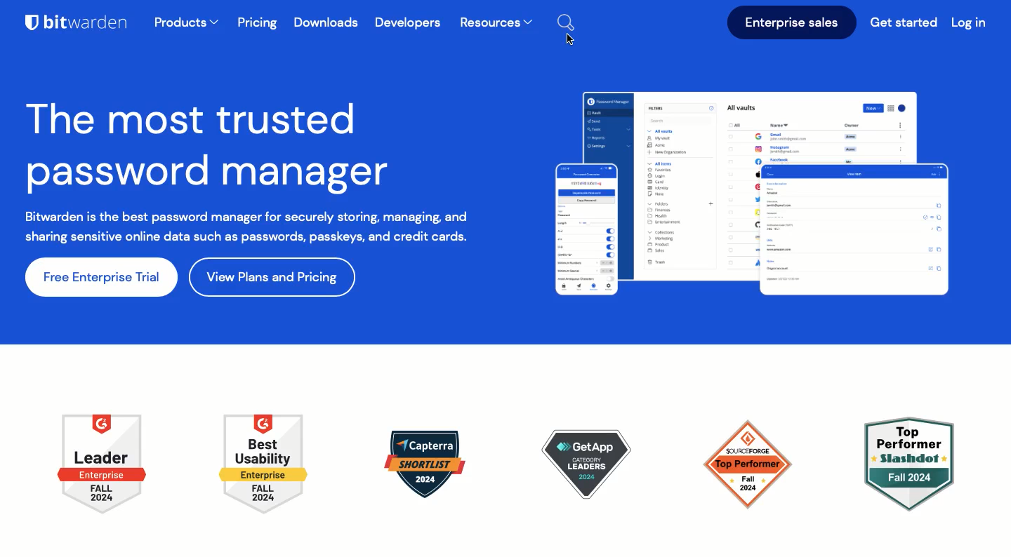 This screenshot has width=1011, height=557. What do you see at coordinates (82, 25) in the screenshot?
I see `Bitwarden` at bounding box center [82, 25].